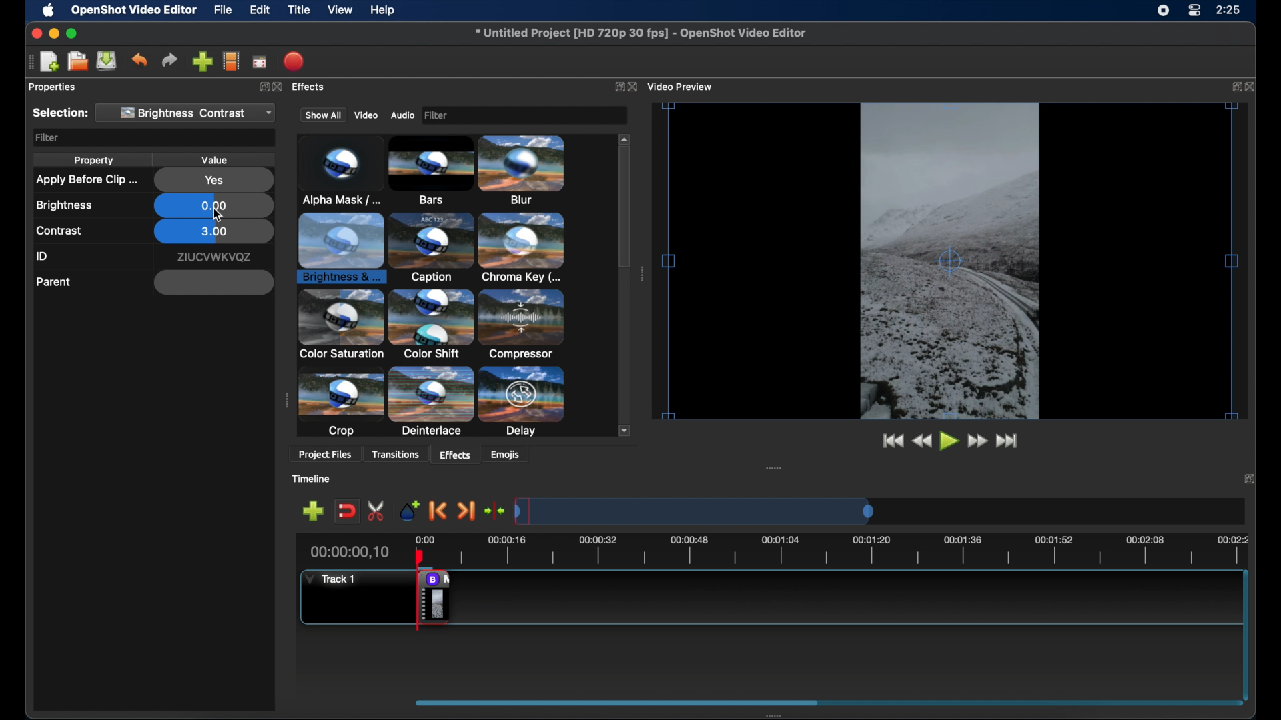  Describe the element at coordinates (1229, 11) in the screenshot. I see `rime` at that location.